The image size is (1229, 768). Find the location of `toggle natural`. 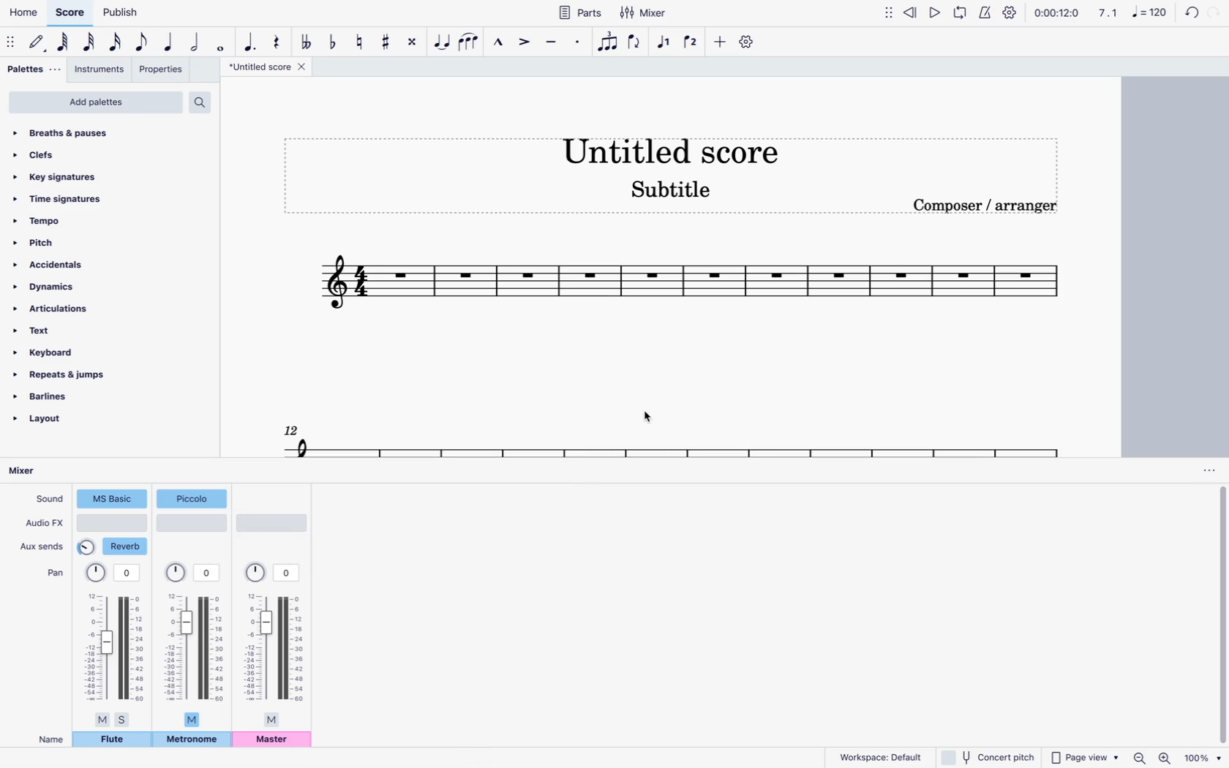

toggle natural is located at coordinates (361, 41).